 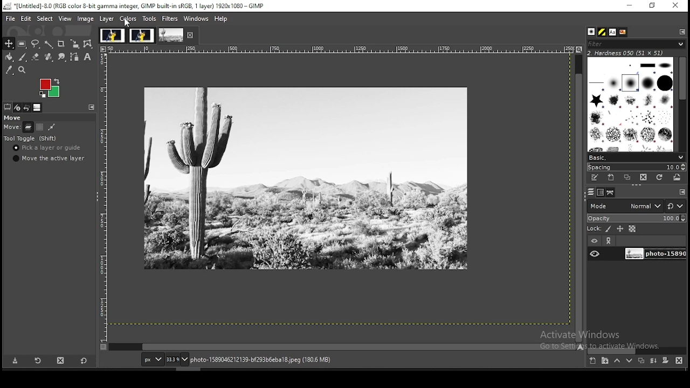 What do you see at coordinates (177, 359) in the screenshot?
I see `zoom level` at bounding box center [177, 359].